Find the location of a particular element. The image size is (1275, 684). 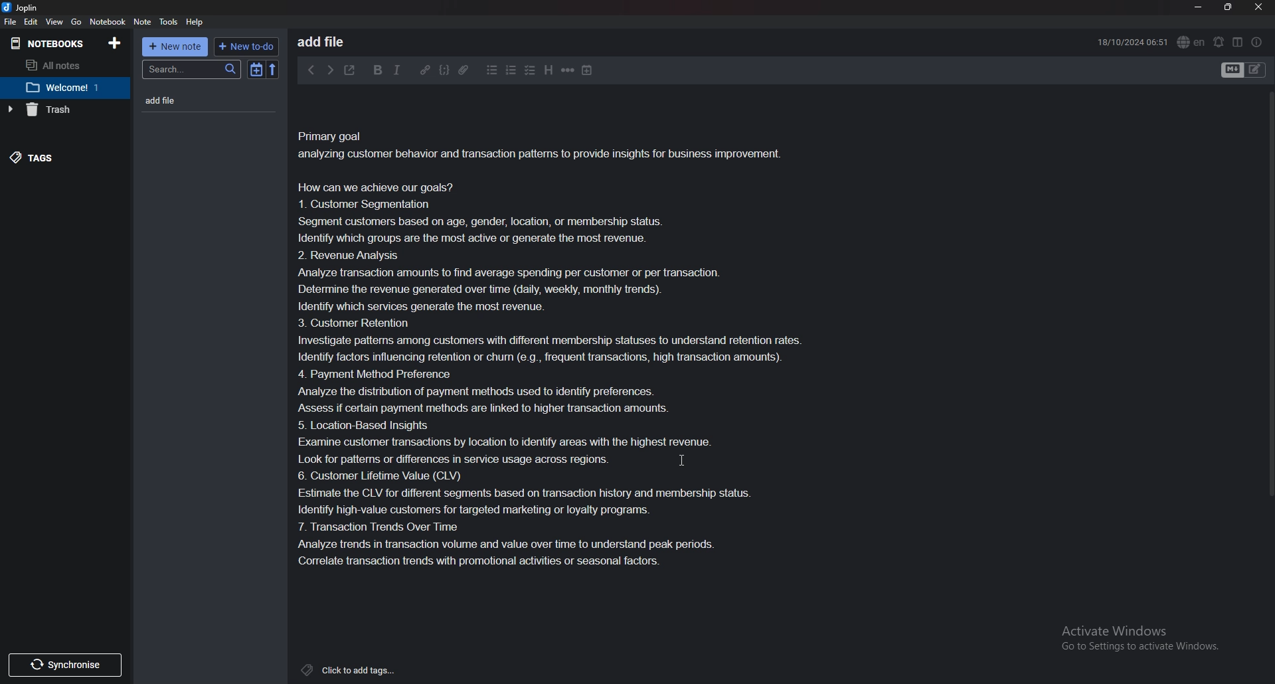

trash is located at coordinates (59, 110).